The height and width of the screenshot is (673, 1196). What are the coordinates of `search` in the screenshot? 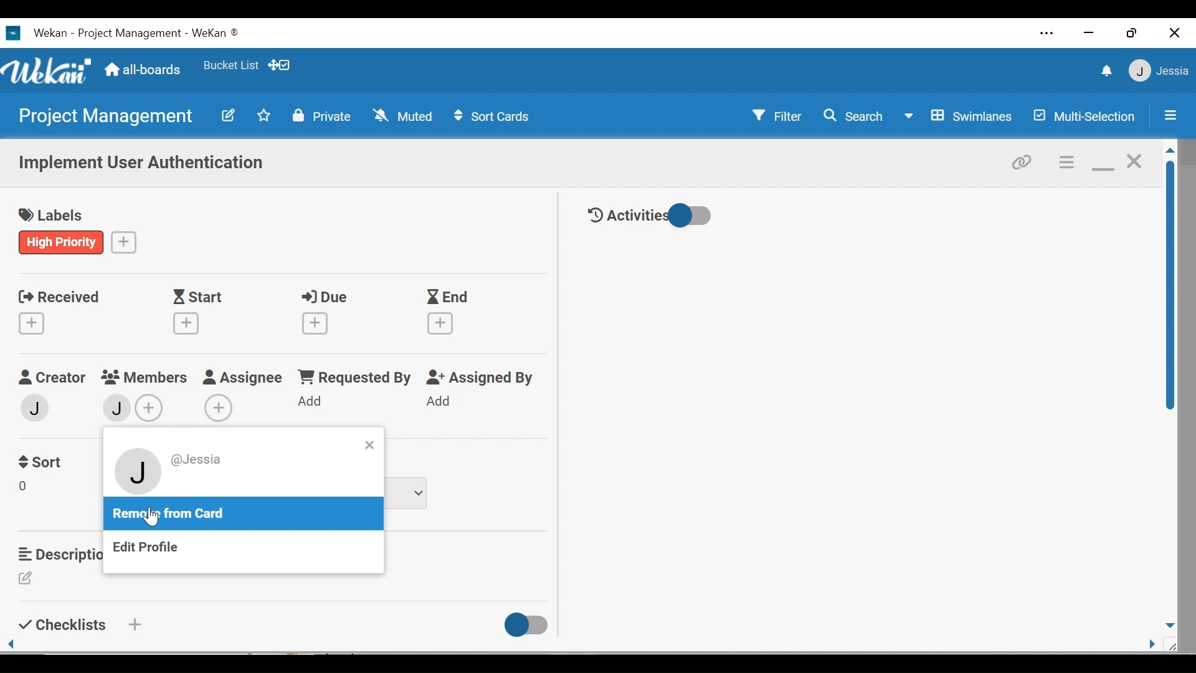 It's located at (853, 117).